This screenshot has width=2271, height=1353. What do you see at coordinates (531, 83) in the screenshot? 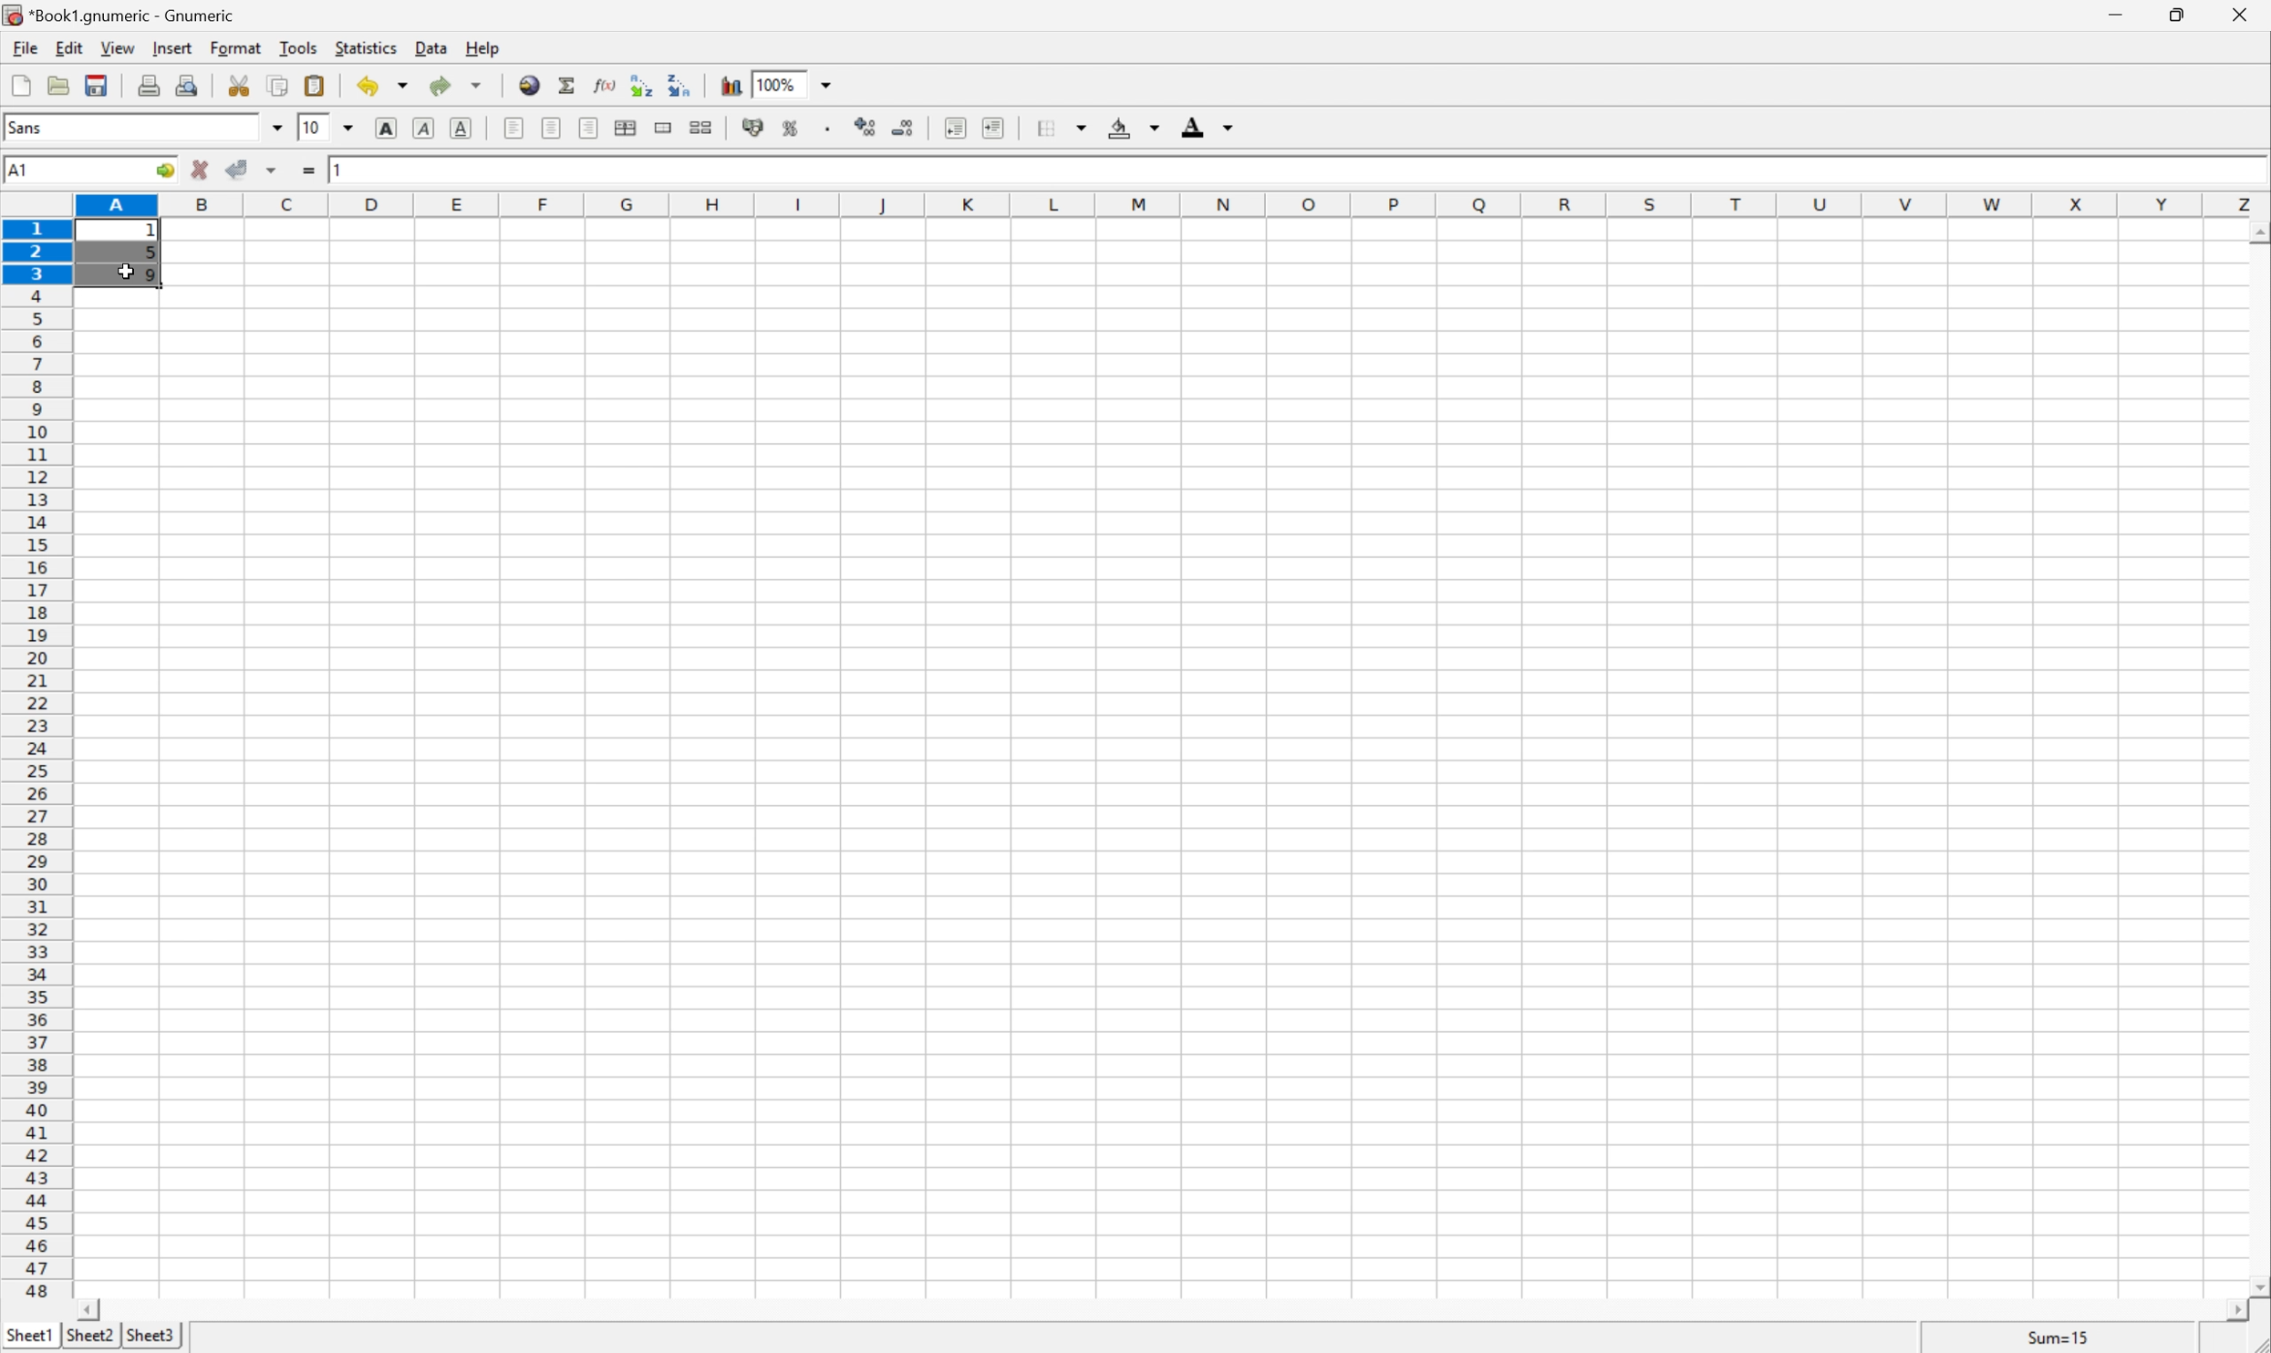
I see `insert hyperlink` at bounding box center [531, 83].